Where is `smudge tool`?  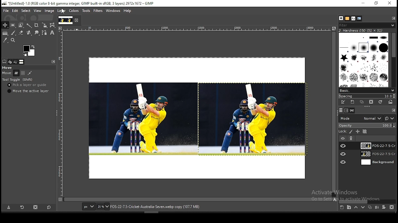
smudge tool is located at coordinates (36, 33).